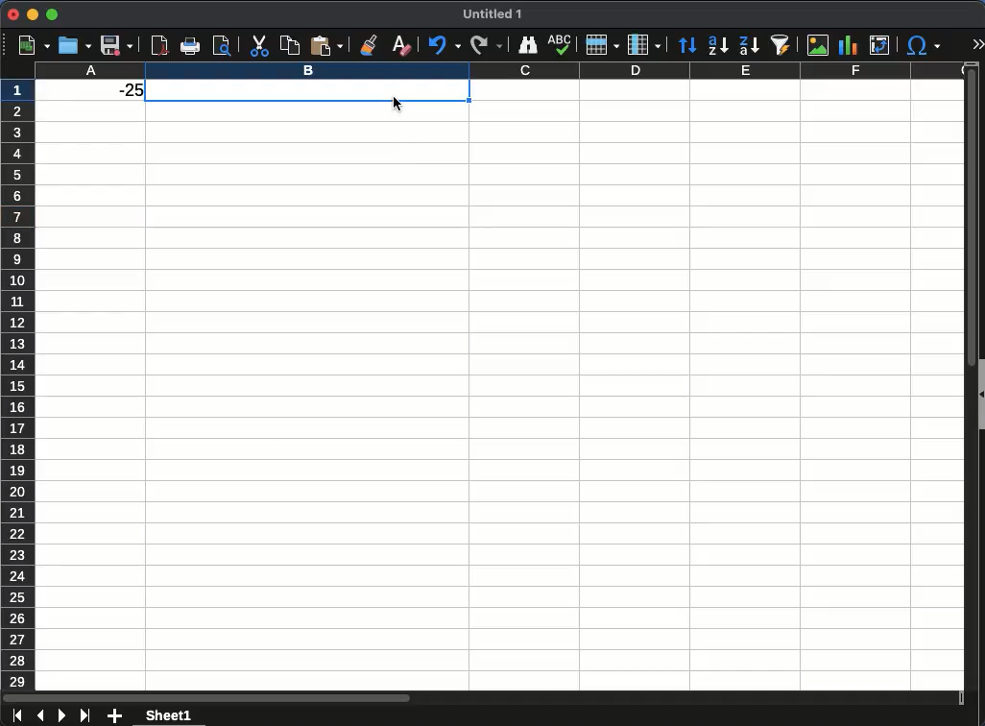  What do you see at coordinates (689, 46) in the screenshot?
I see `sort` at bounding box center [689, 46].